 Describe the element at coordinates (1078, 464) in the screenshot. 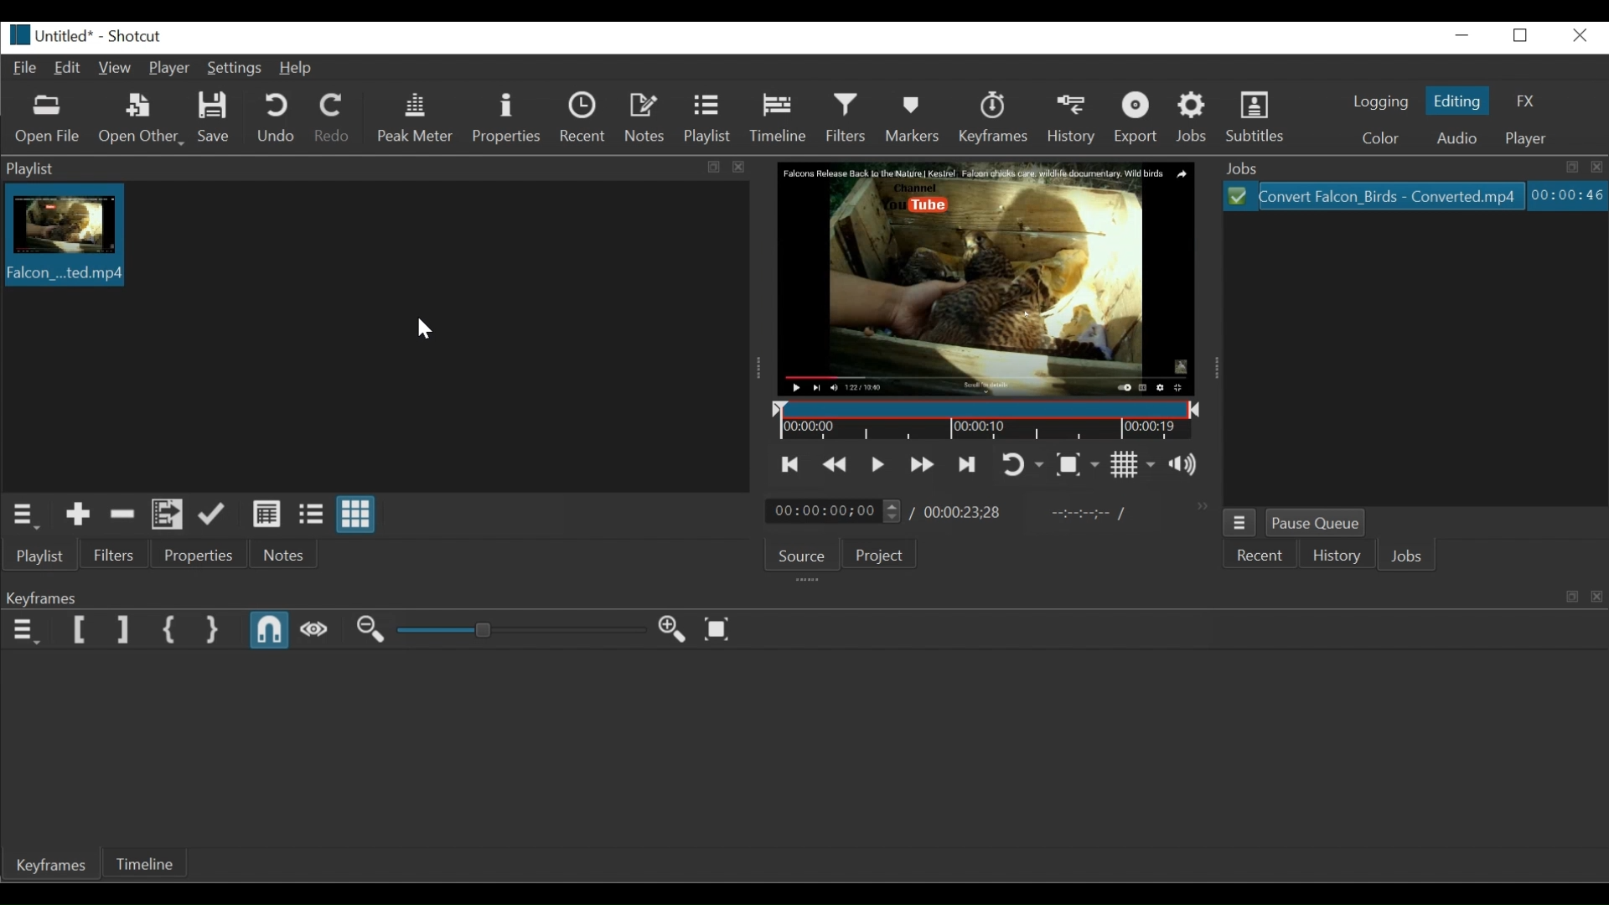

I see `Toggle Zoom` at that location.